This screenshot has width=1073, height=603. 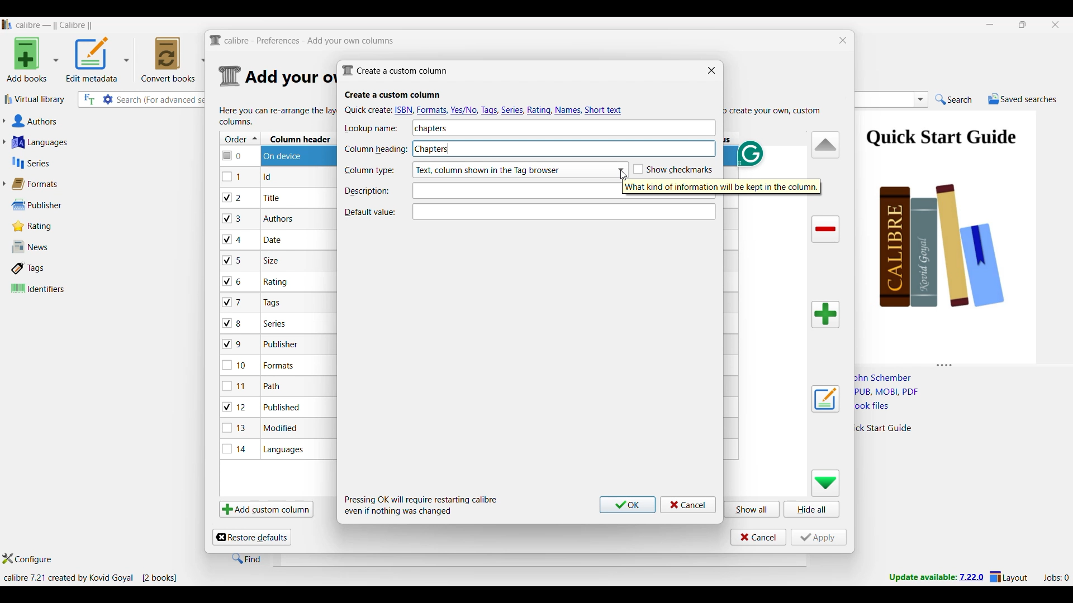 I want to click on Saved searches, so click(x=1022, y=99).